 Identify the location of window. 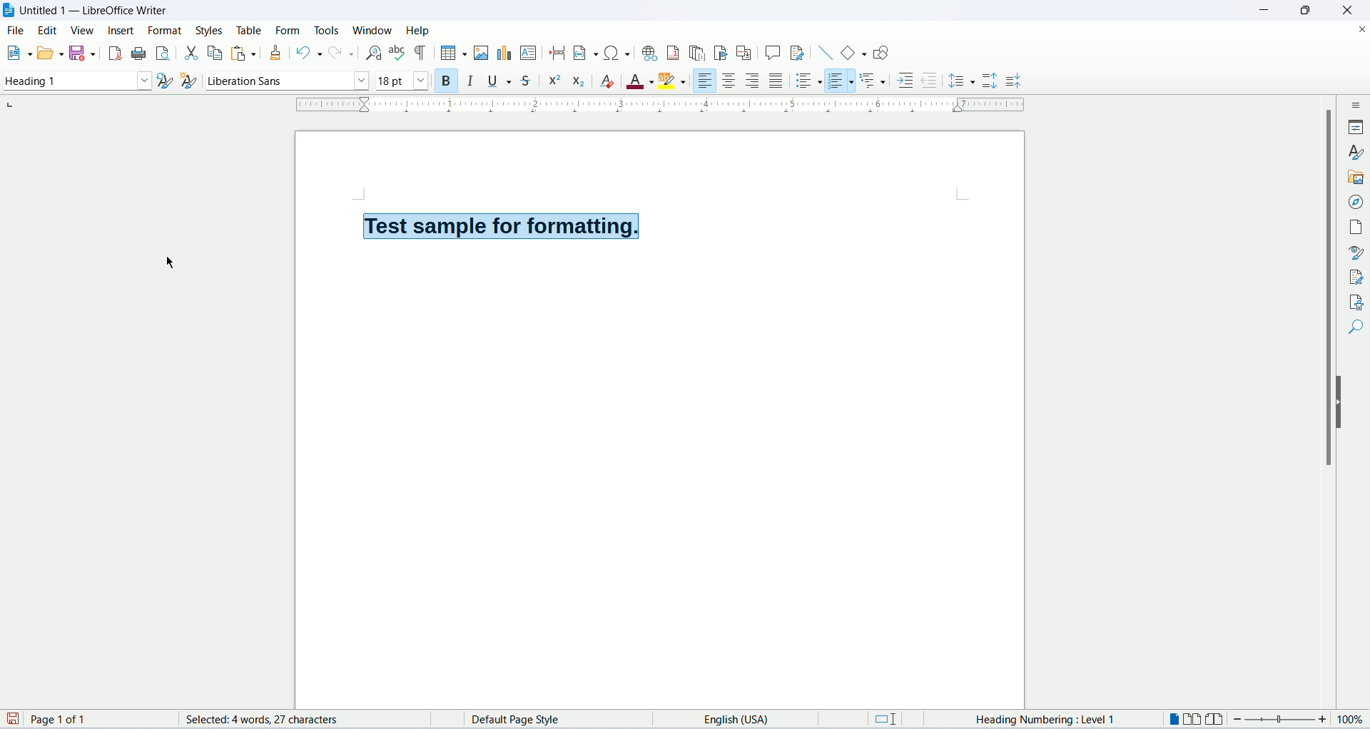
(373, 30).